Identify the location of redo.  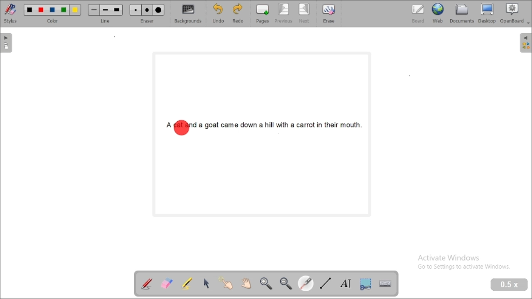
(238, 14).